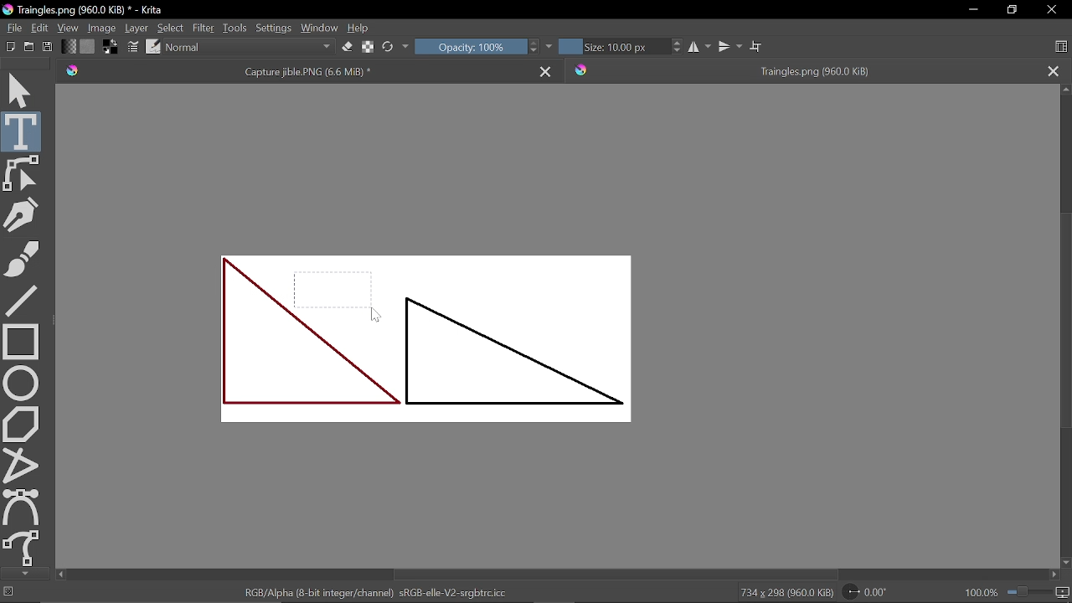 The image size is (1072, 603). I want to click on Bezier curve tool, so click(23, 507).